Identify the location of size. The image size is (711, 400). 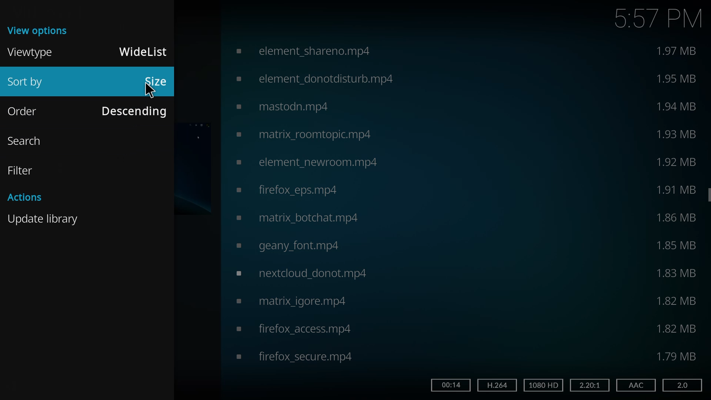
(676, 302).